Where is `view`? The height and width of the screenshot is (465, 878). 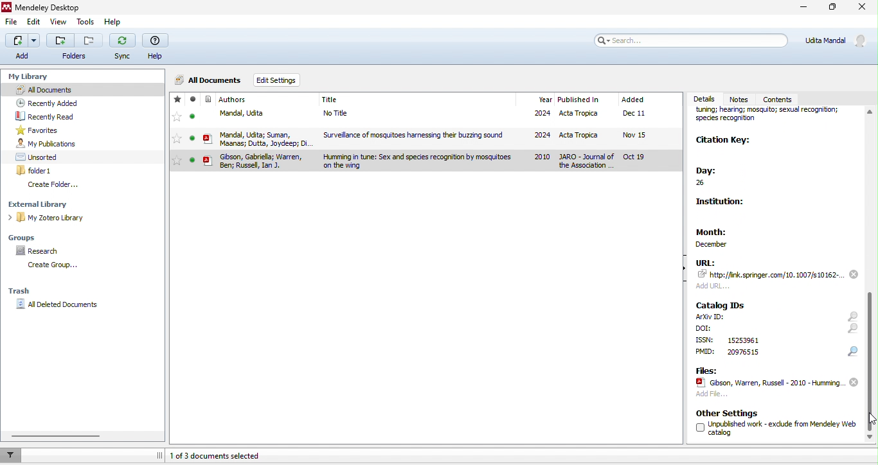
view is located at coordinates (58, 23).